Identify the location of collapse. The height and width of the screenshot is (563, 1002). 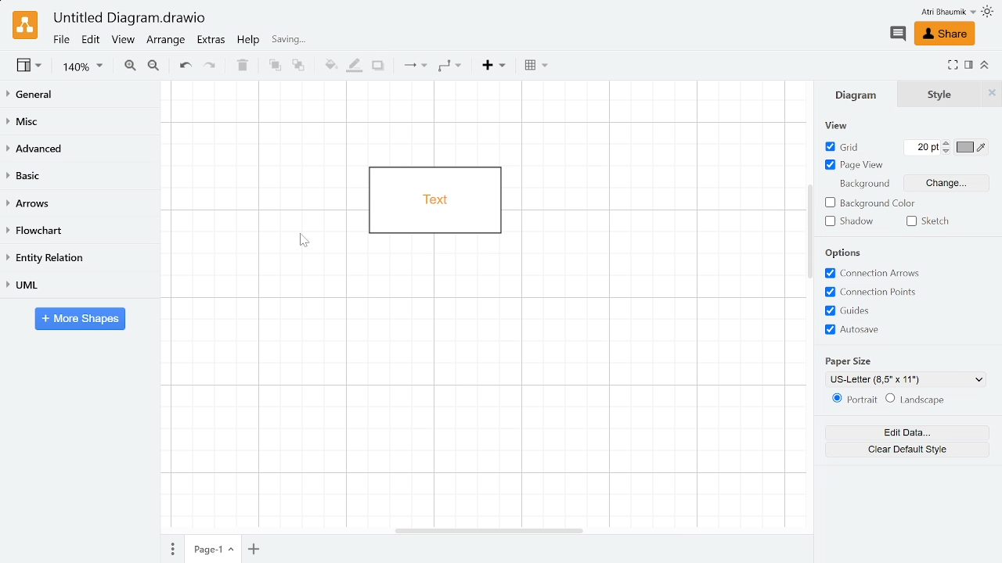
(985, 64).